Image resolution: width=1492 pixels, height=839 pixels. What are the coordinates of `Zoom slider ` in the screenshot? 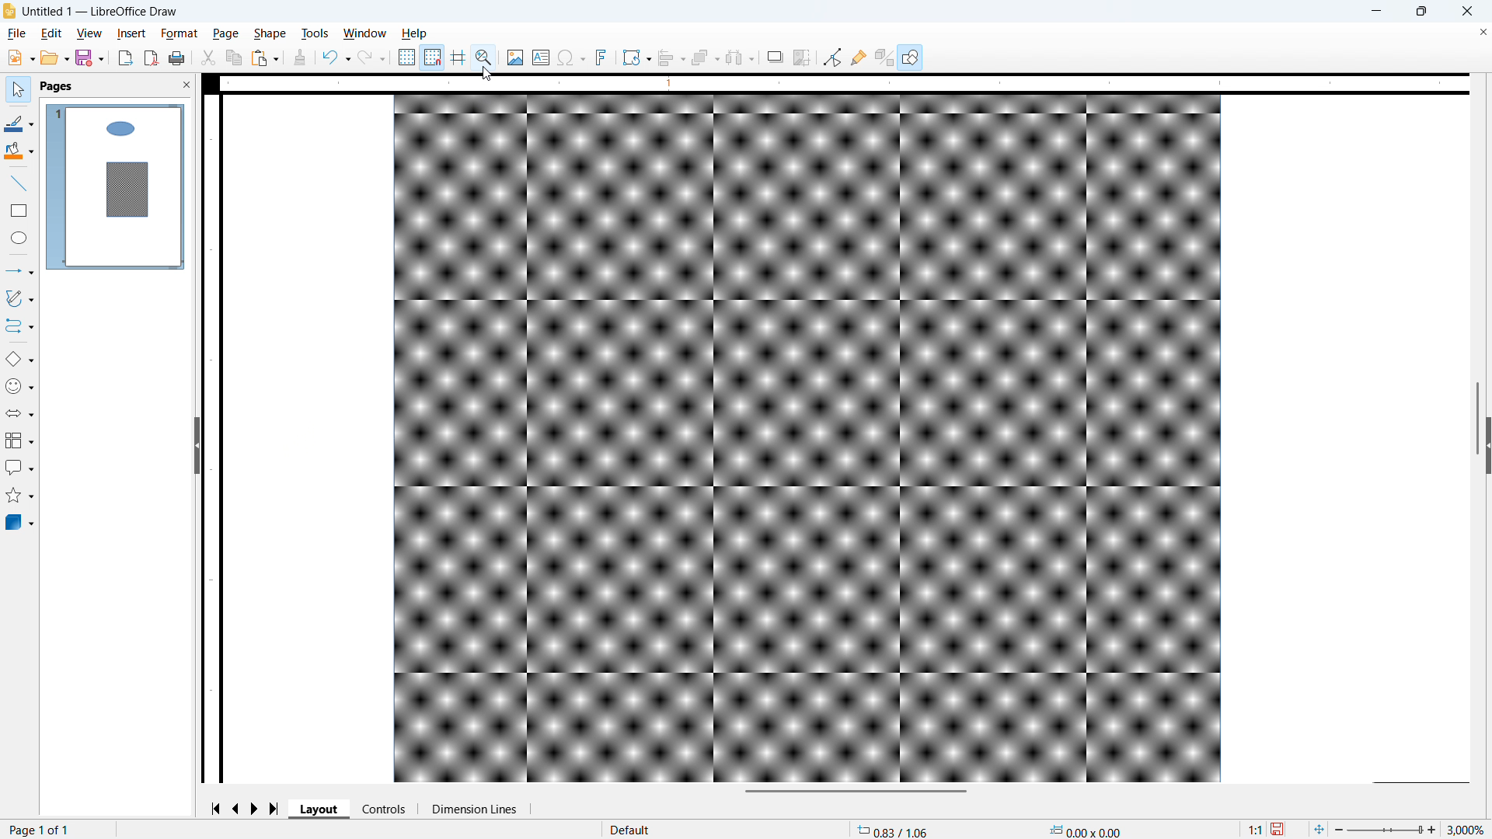 It's located at (1387, 830).